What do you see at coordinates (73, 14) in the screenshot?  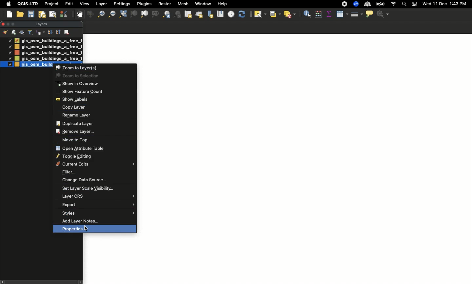 I see `` at bounding box center [73, 14].